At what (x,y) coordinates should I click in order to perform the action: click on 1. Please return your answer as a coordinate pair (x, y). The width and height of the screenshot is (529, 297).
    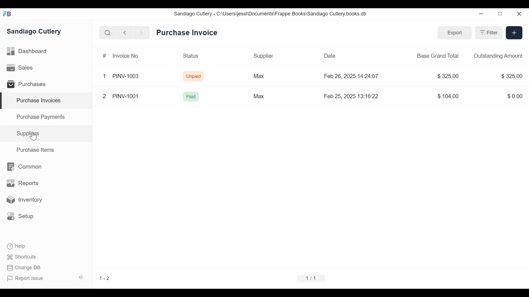
    Looking at the image, I should click on (104, 78).